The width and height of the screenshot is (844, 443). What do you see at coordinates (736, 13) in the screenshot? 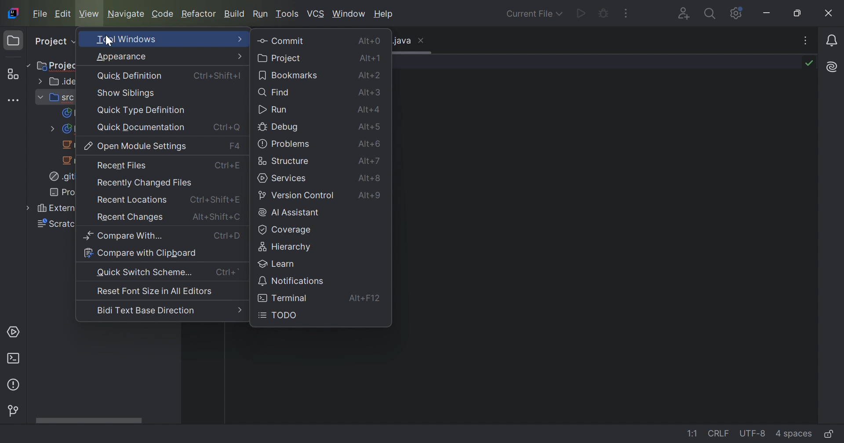
I see `Updates available. IDE and Project settings.` at bounding box center [736, 13].